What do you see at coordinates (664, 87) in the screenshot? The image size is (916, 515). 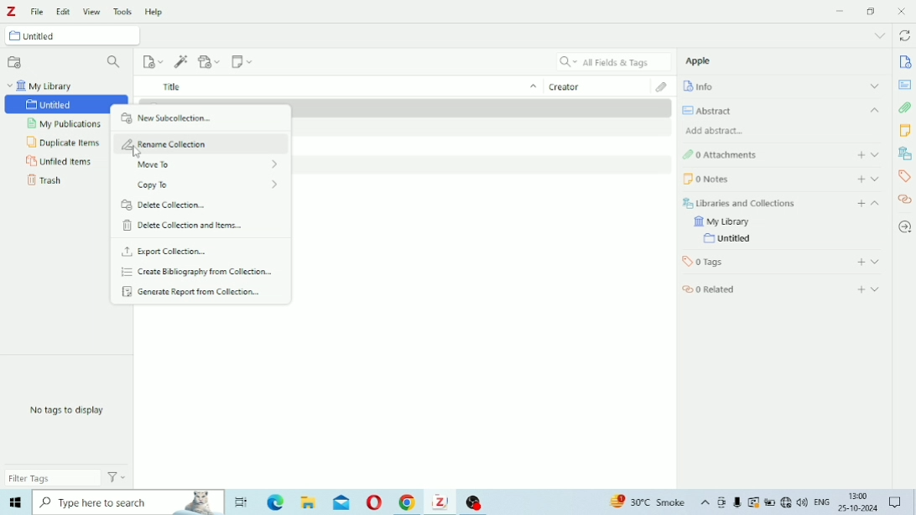 I see `Attachments` at bounding box center [664, 87].